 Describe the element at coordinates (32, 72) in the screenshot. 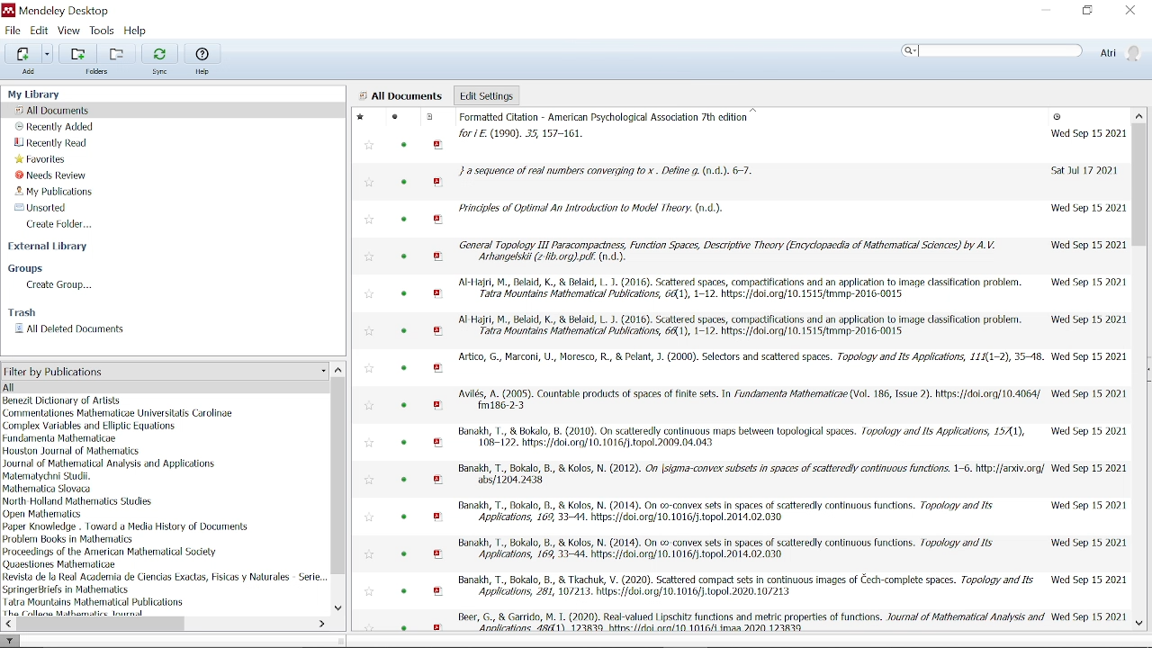

I see `Add` at that location.